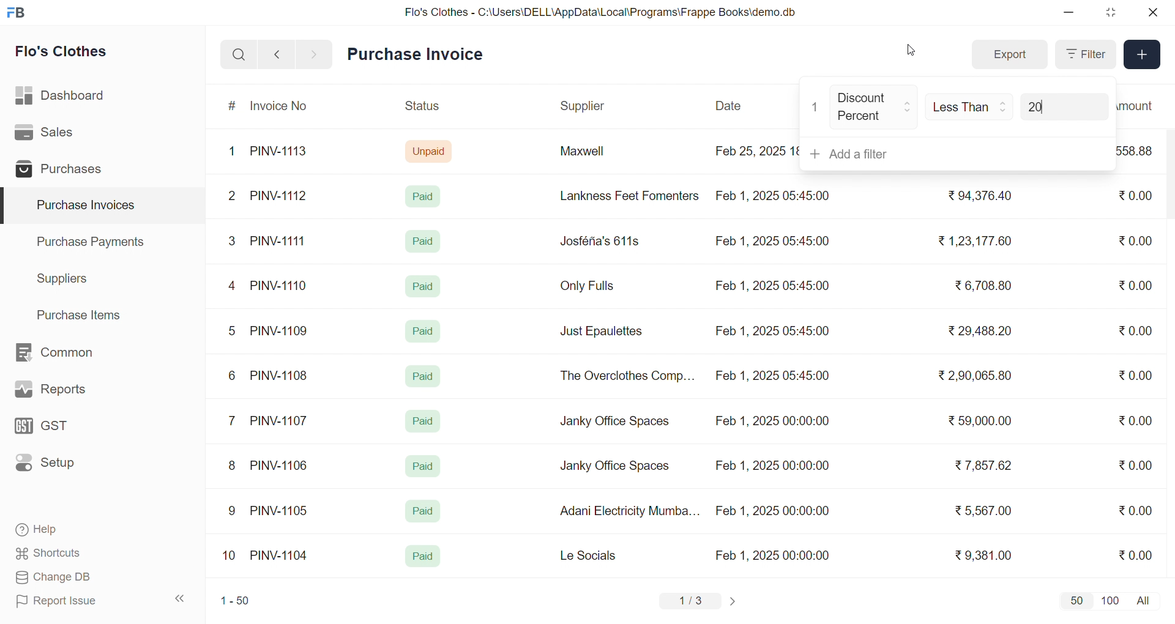 The image size is (1175, 624). I want to click on 3, so click(232, 240).